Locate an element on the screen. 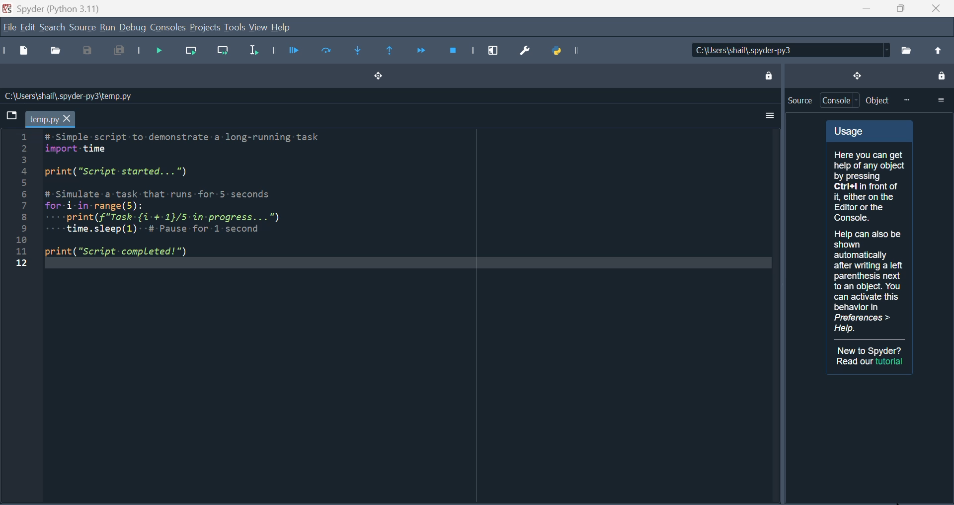 Image resolution: width=954 pixels, height=505 pixels. Close is located at coordinates (935, 8).